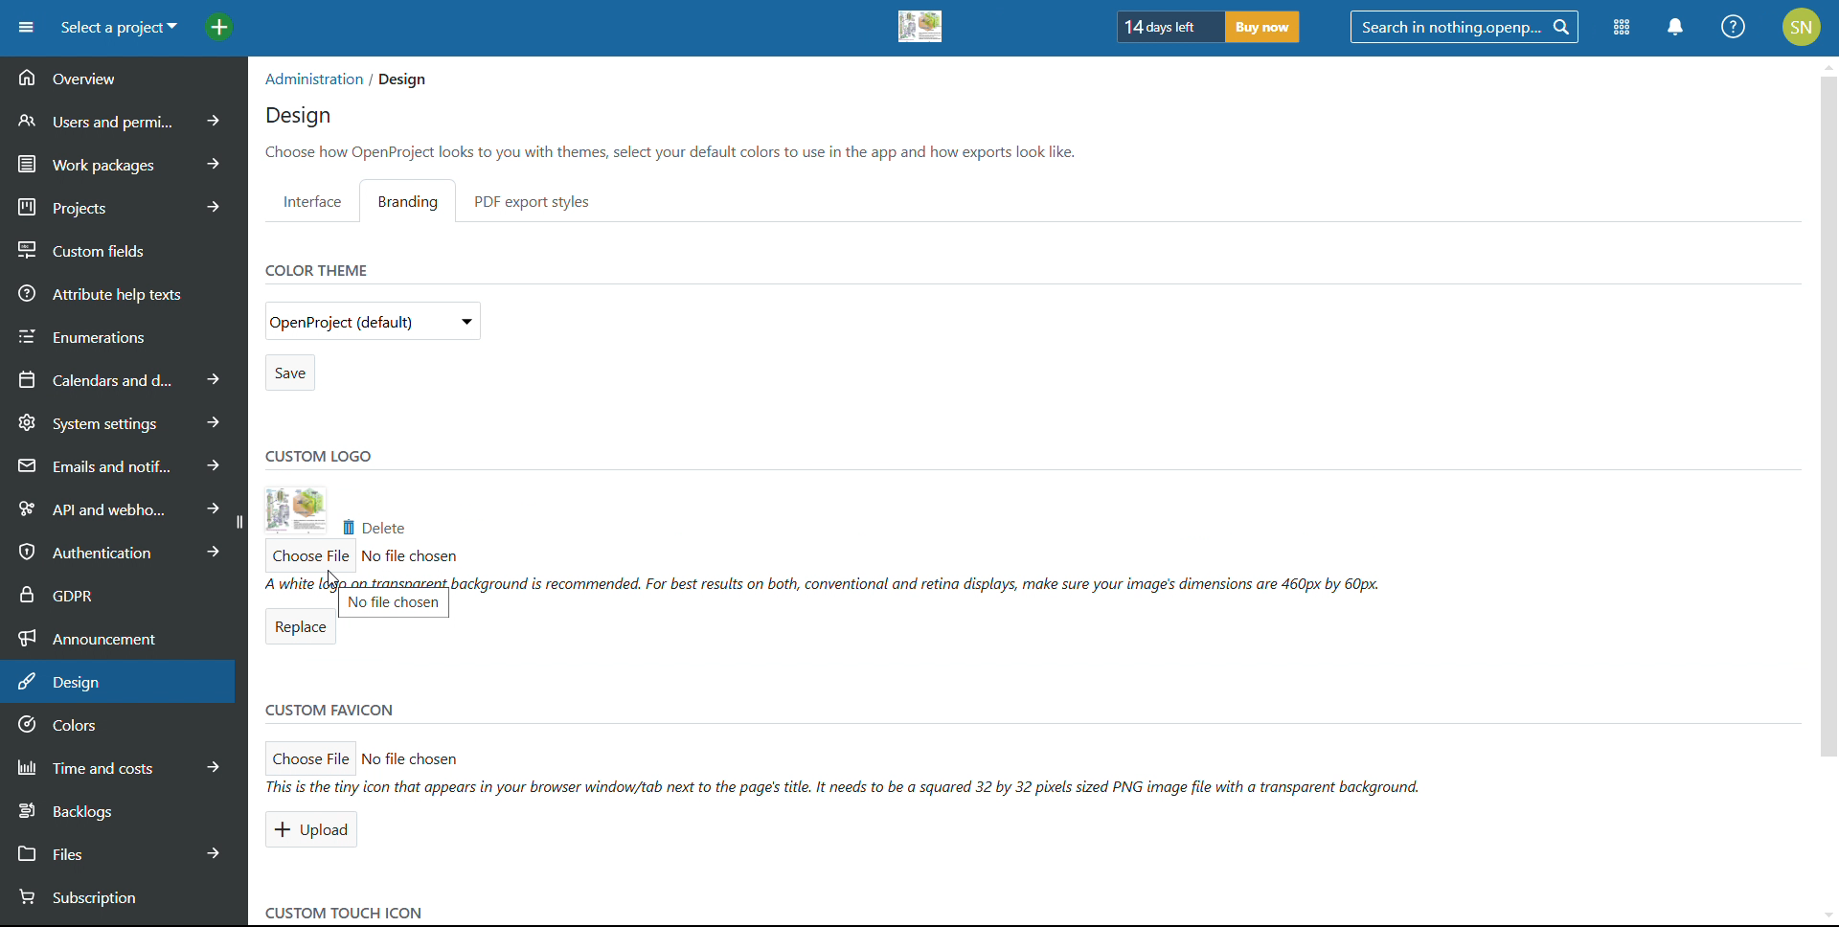 This screenshot has width=1839, height=927. Describe the element at coordinates (1828, 63) in the screenshot. I see `scroll up` at that location.